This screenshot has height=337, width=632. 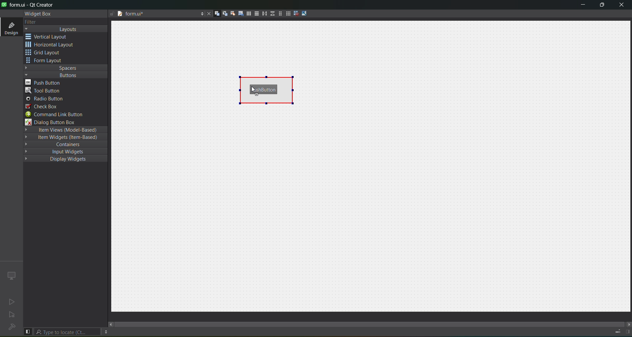 What do you see at coordinates (249, 14) in the screenshot?
I see `horizontal layoutt` at bounding box center [249, 14].